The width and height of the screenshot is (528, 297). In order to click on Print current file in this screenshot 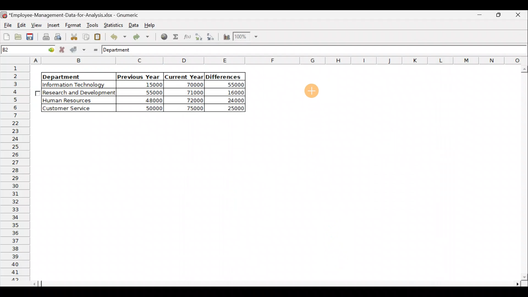, I will do `click(45, 37)`.